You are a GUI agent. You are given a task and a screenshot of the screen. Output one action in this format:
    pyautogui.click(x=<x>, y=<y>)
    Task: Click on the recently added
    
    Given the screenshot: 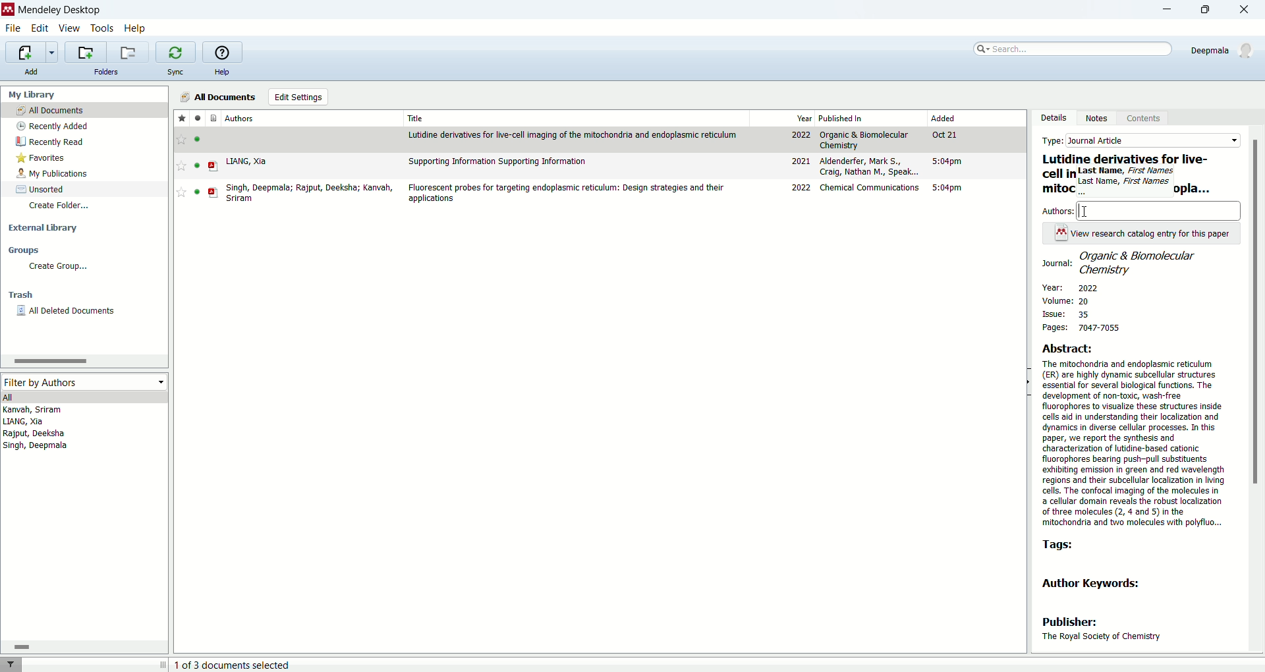 What is the action you would take?
    pyautogui.click(x=51, y=127)
    